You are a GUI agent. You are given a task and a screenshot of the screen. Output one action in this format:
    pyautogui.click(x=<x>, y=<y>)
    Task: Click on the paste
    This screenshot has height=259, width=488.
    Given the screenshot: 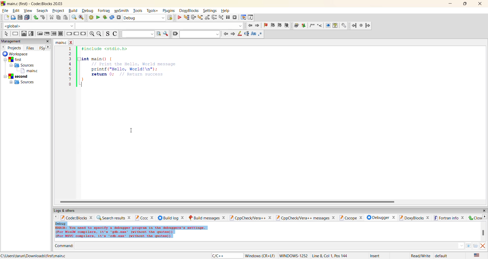 What is the action you would take?
    pyautogui.click(x=65, y=18)
    